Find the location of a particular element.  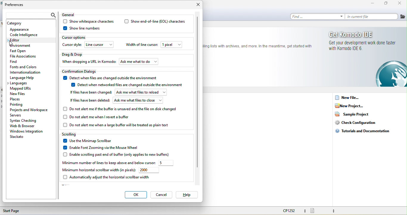

get komodo ide is located at coordinates (362, 41).